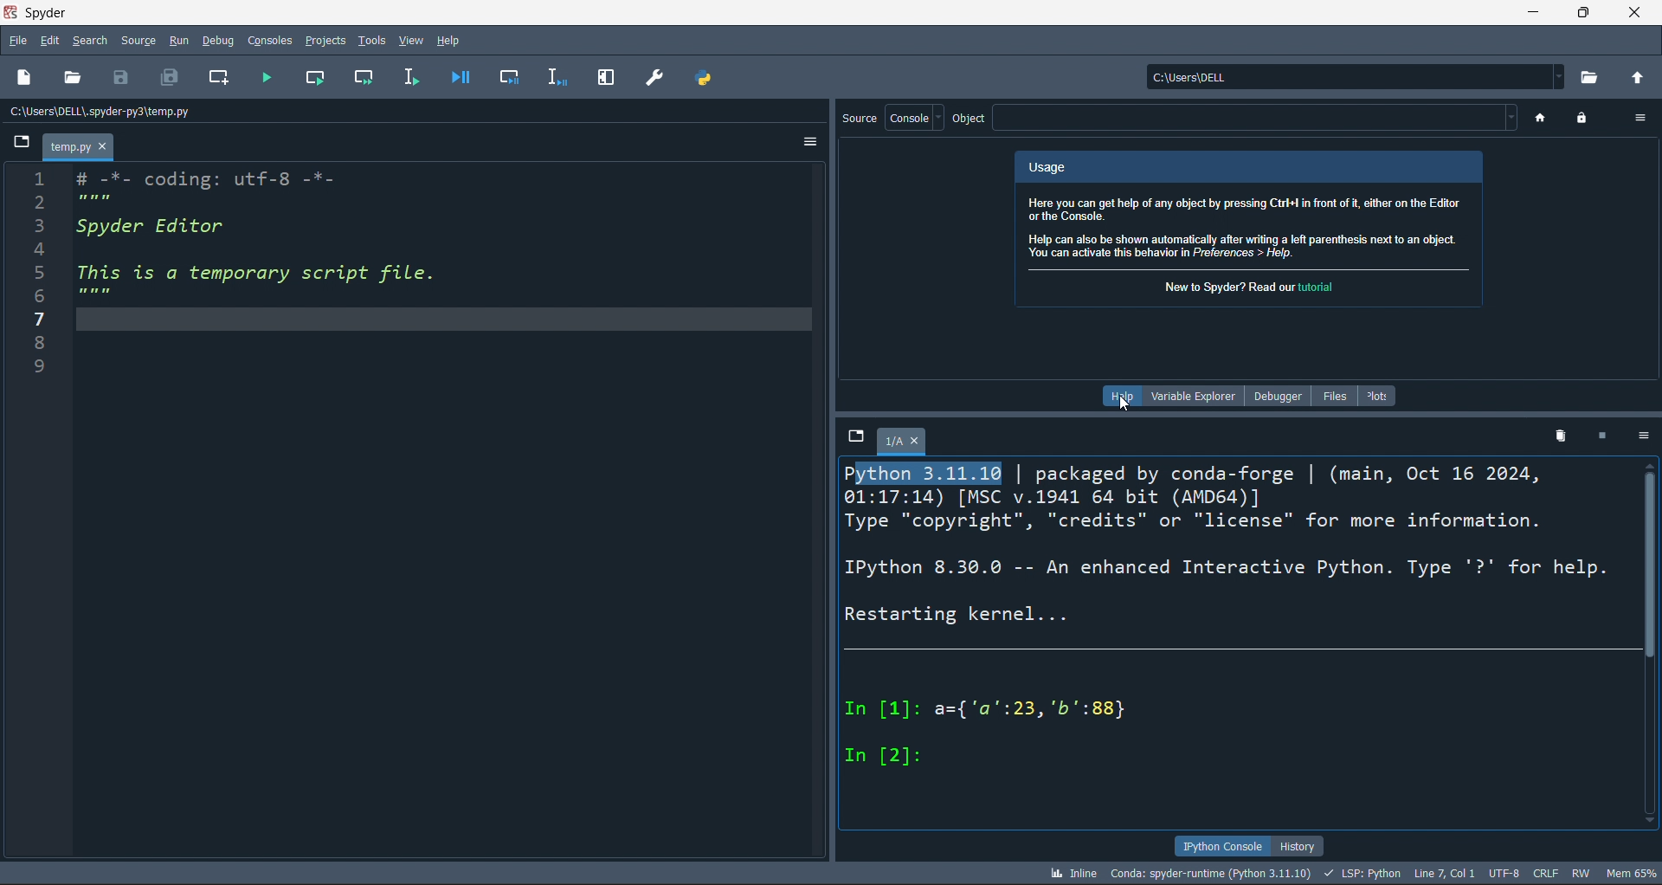  What do you see at coordinates (1583, 120) in the screenshot?
I see `(un)lock` at bounding box center [1583, 120].